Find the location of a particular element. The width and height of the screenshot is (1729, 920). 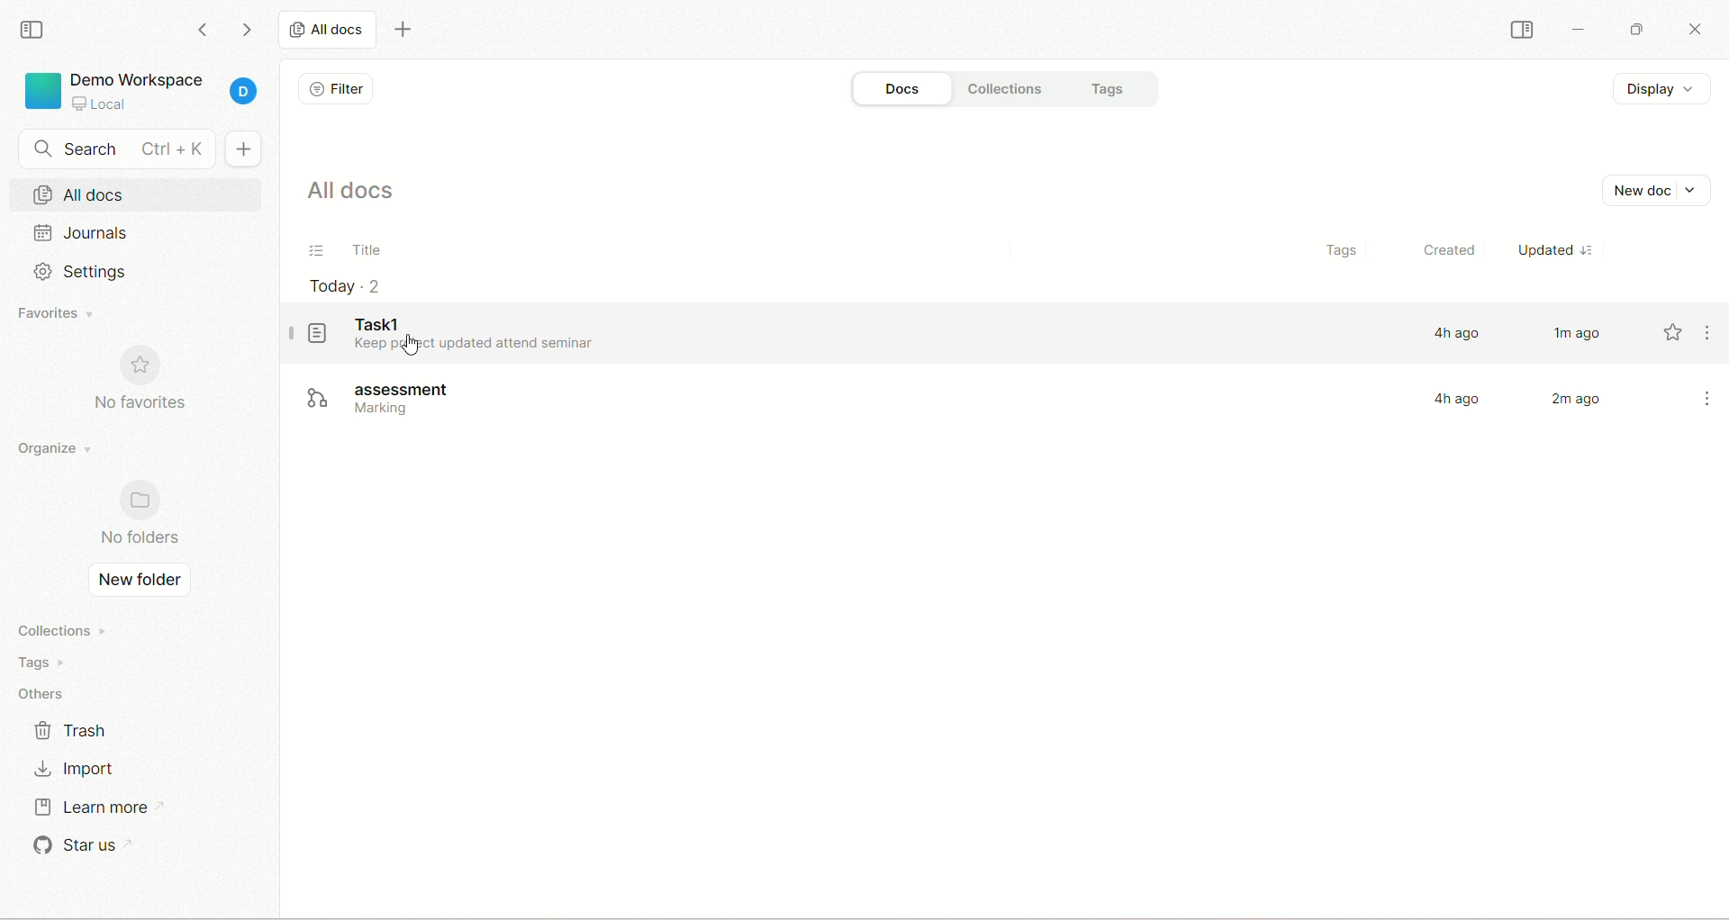

no favorites is located at coordinates (155, 383).